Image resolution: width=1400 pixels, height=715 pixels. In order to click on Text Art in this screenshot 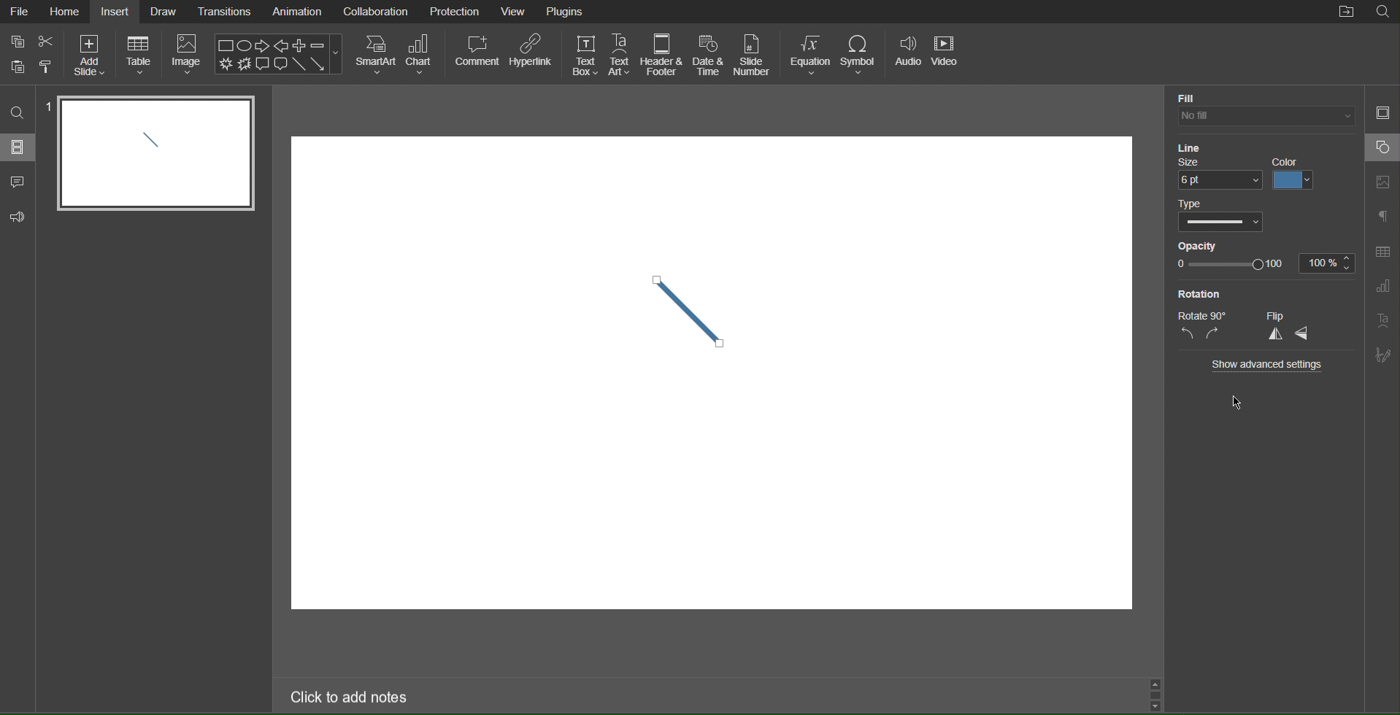, I will do `click(620, 55)`.